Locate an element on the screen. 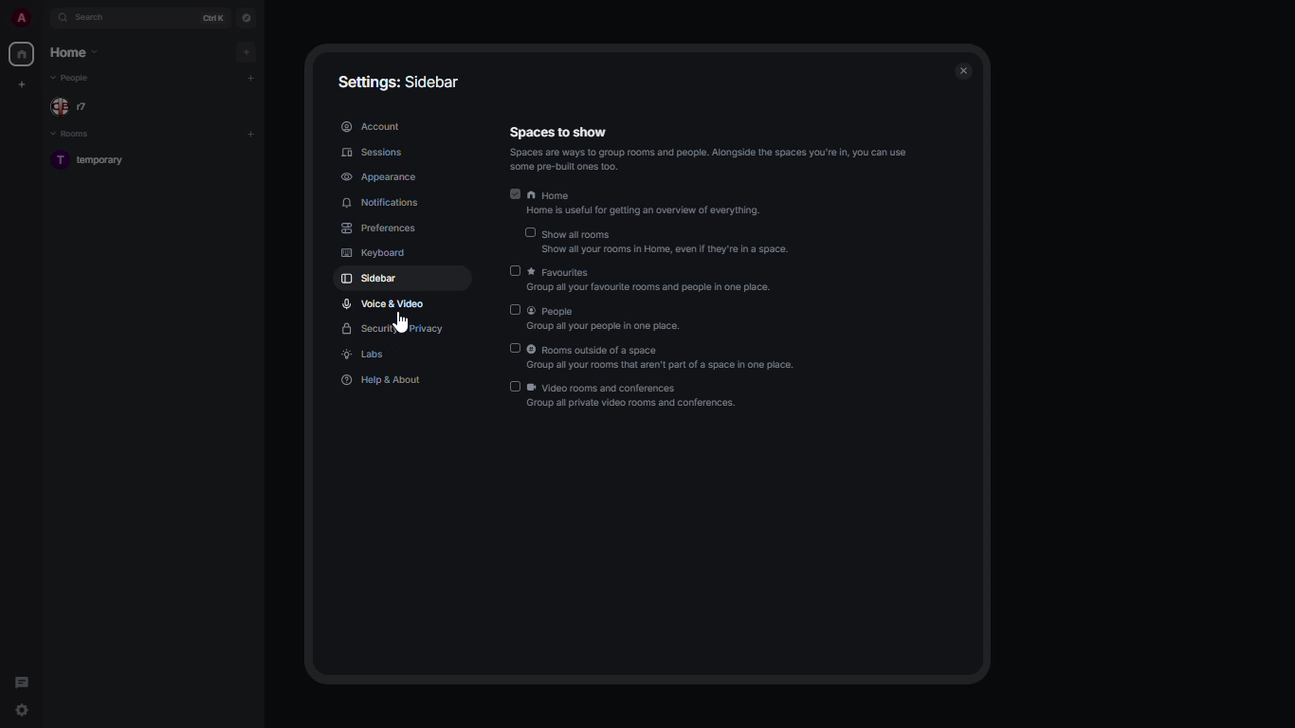 The width and height of the screenshot is (1295, 728). people is located at coordinates (609, 320).